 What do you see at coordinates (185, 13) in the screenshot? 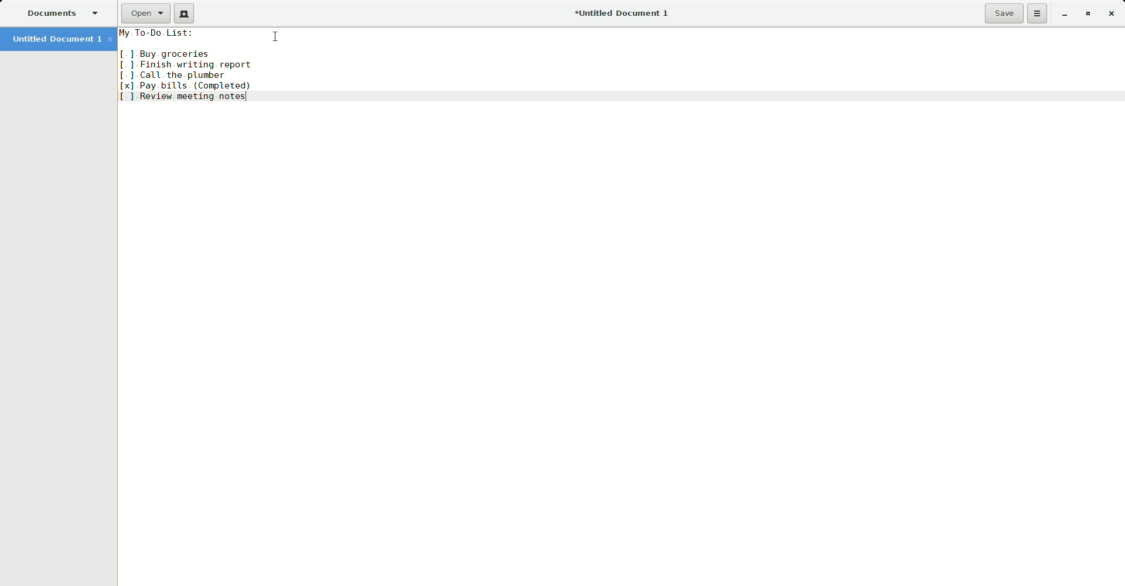
I see `New` at bounding box center [185, 13].